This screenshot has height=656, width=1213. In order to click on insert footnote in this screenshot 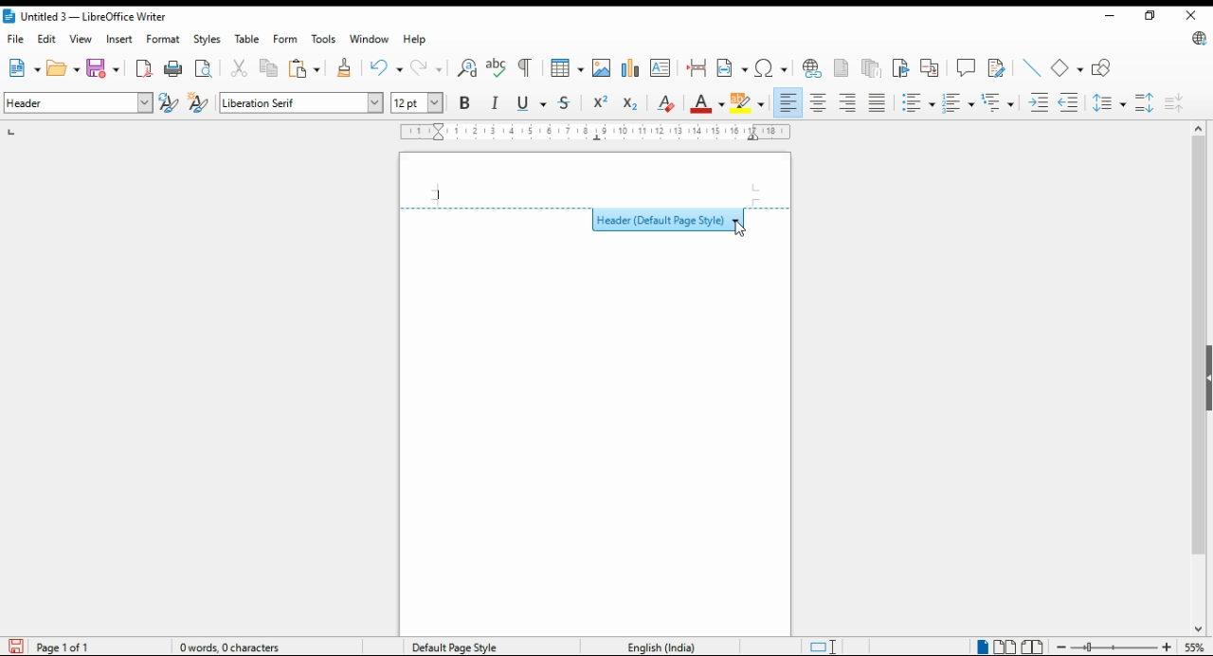, I will do `click(842, 66)`.